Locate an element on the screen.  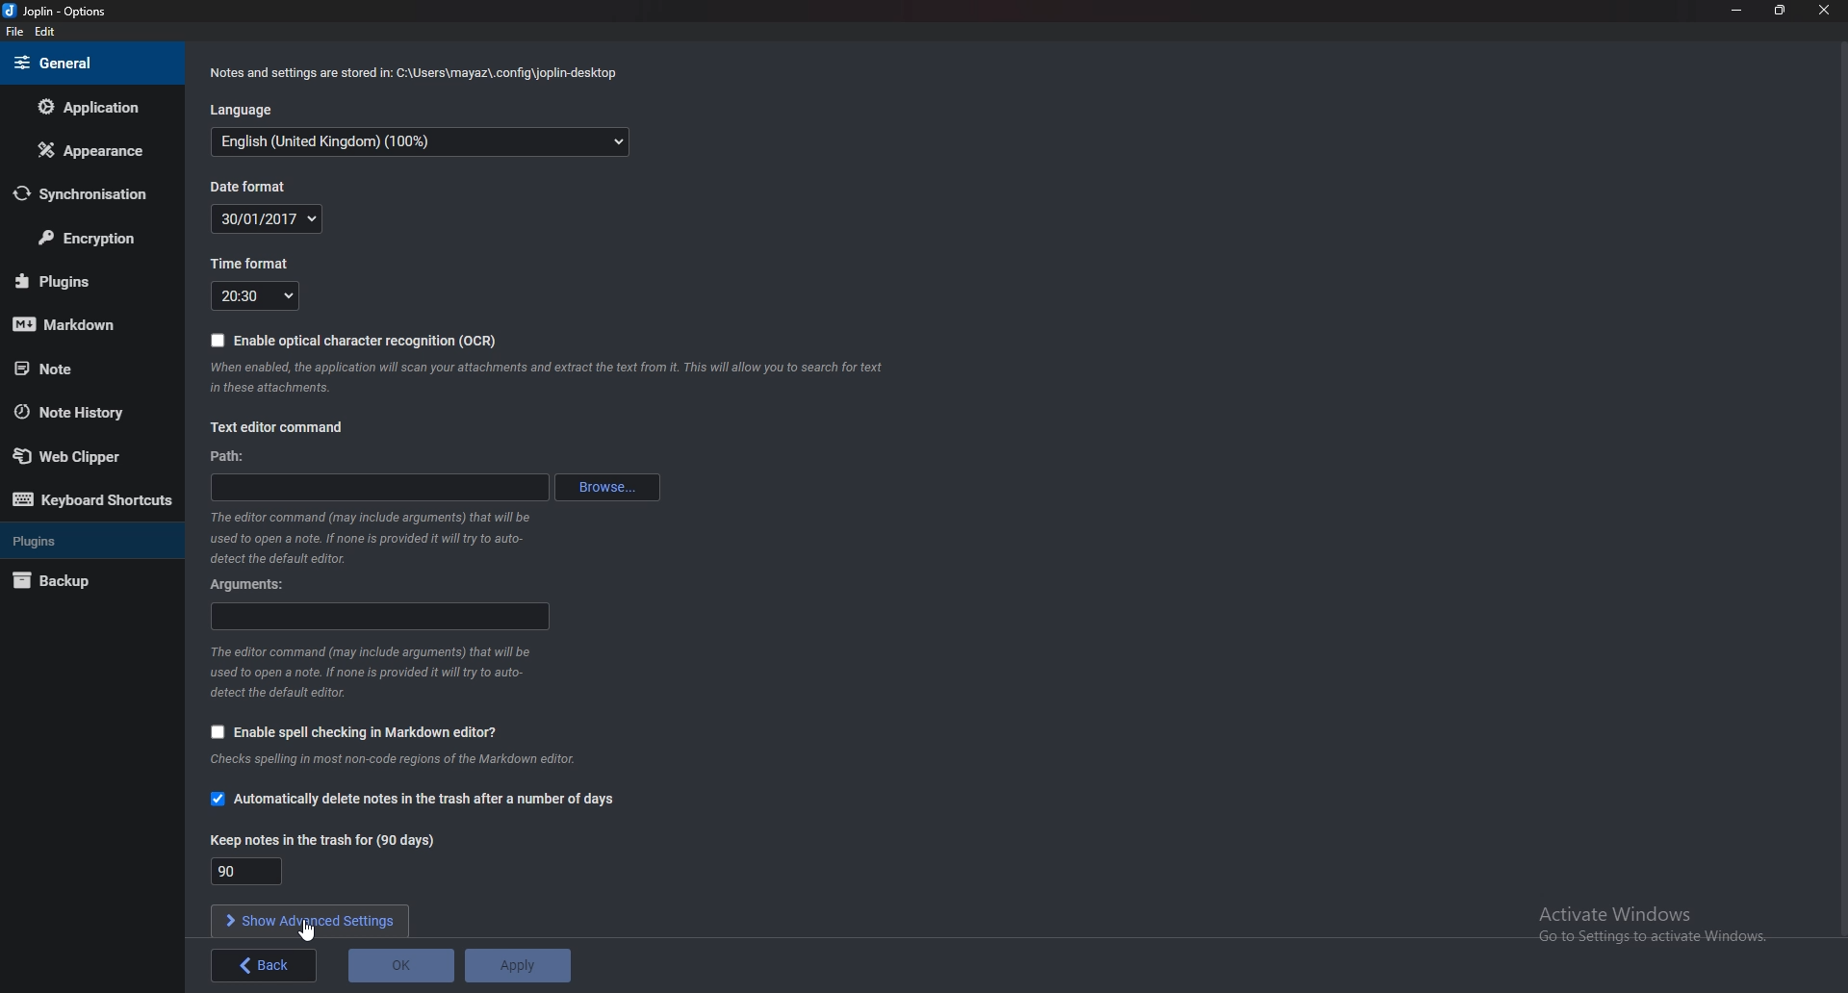
plugins is located at coordinates (83, 281).